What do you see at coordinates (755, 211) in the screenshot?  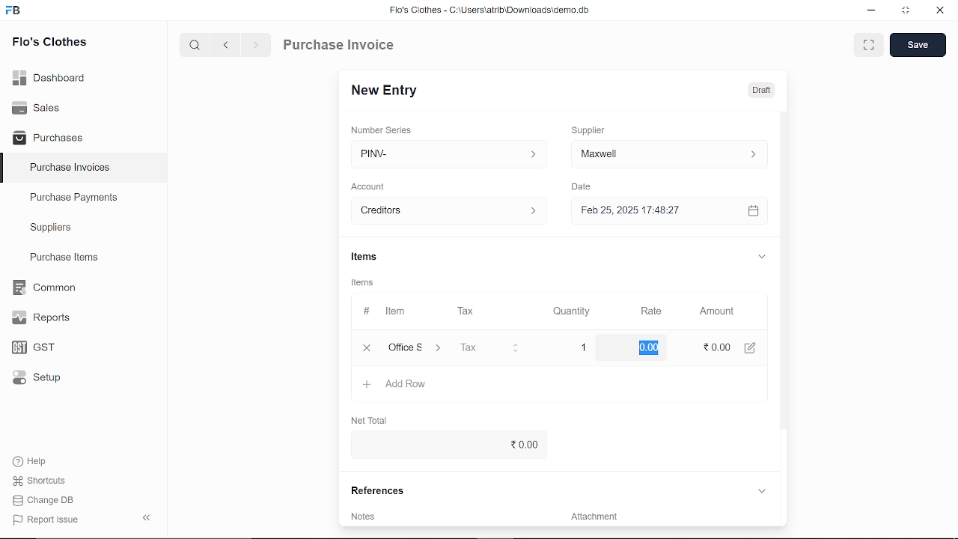 I see `calender` at bounding box center [755, 211].